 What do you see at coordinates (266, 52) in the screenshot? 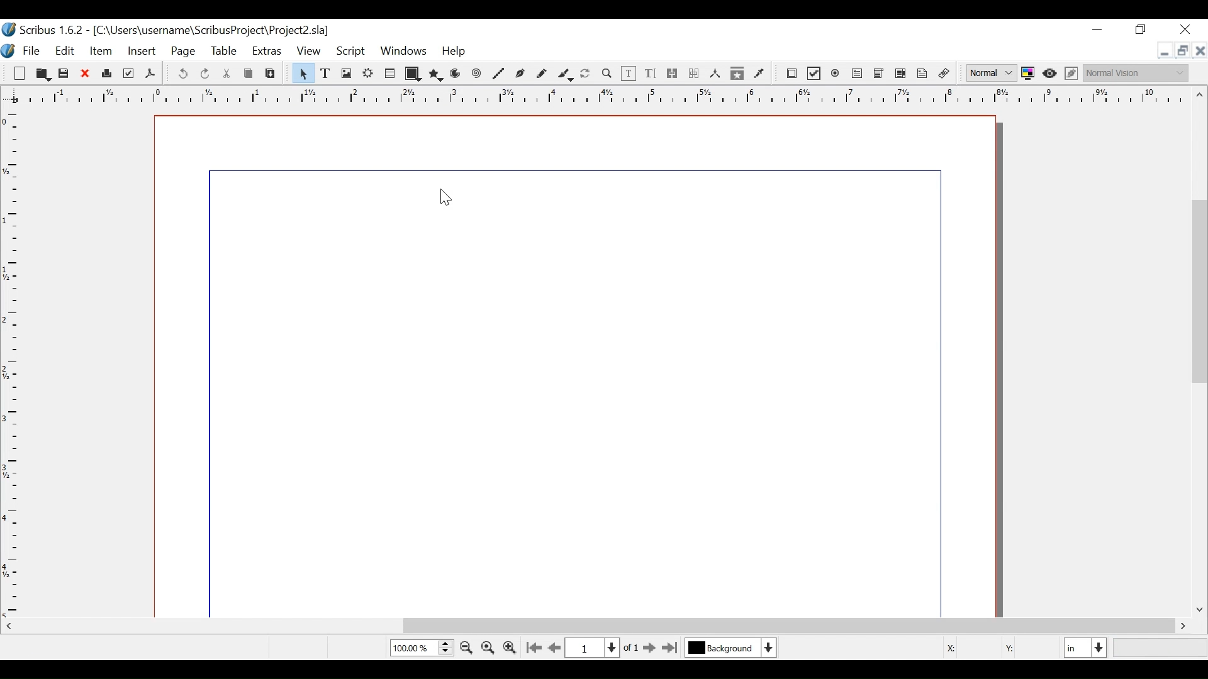
I see `Extras` at bounding box center [266, 52].